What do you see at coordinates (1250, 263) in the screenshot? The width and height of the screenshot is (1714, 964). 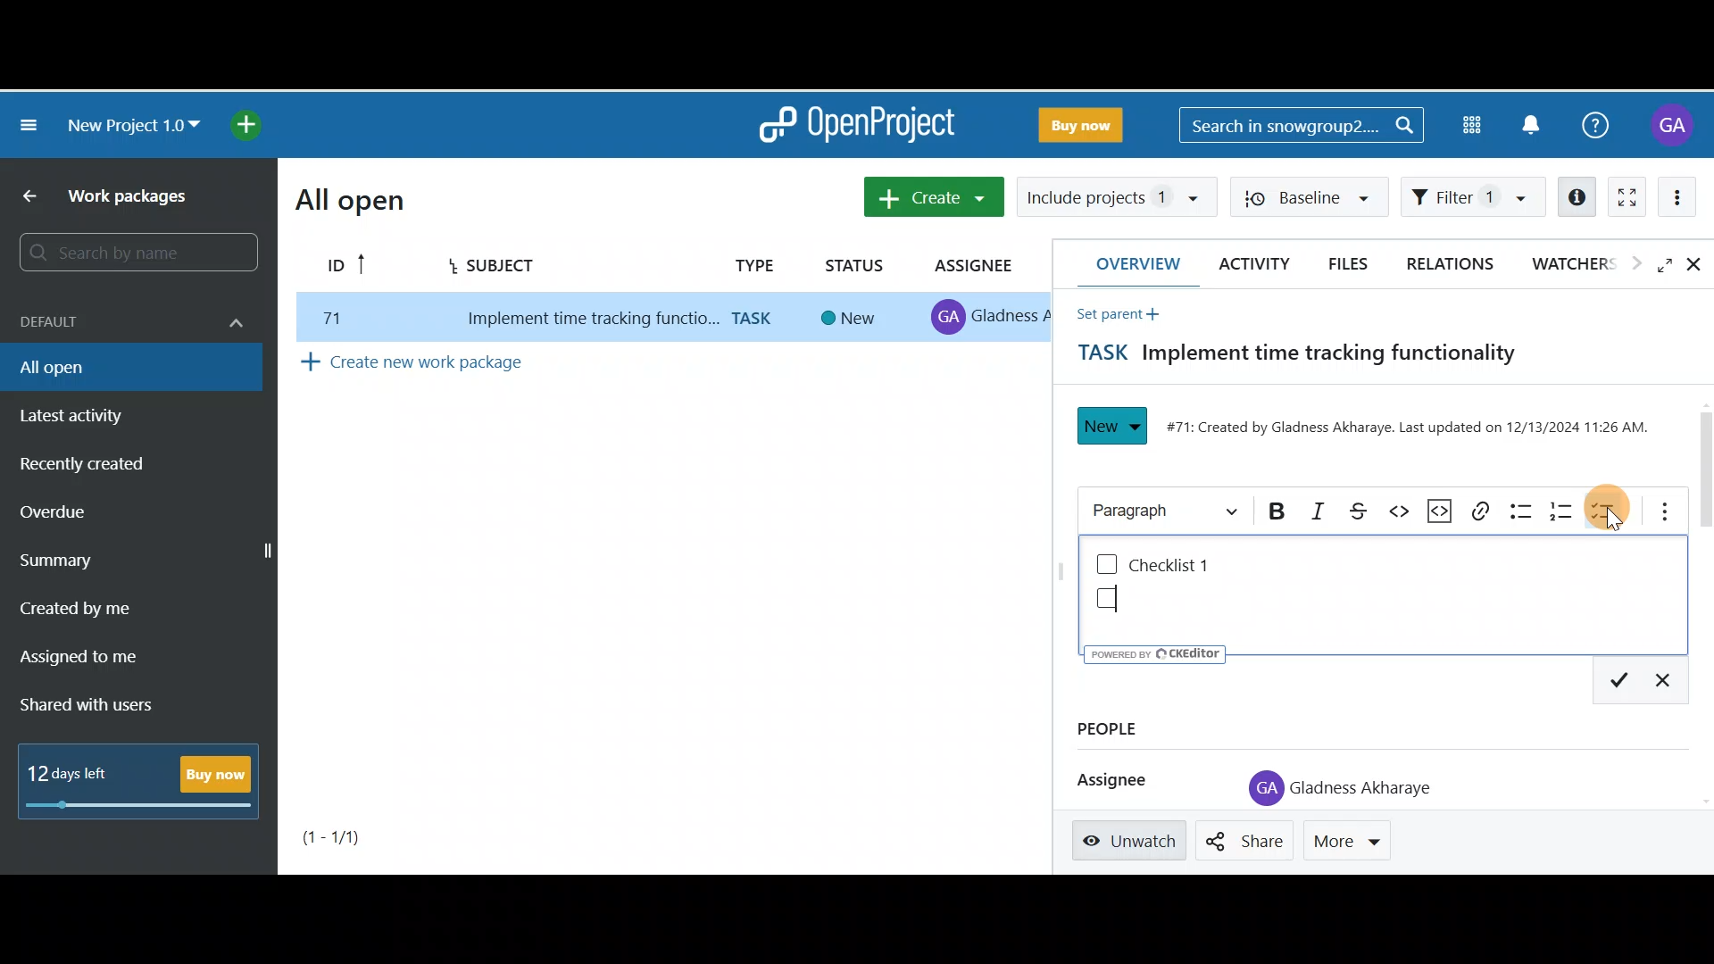 I see `Activity` at bounding box center [1250, 263].